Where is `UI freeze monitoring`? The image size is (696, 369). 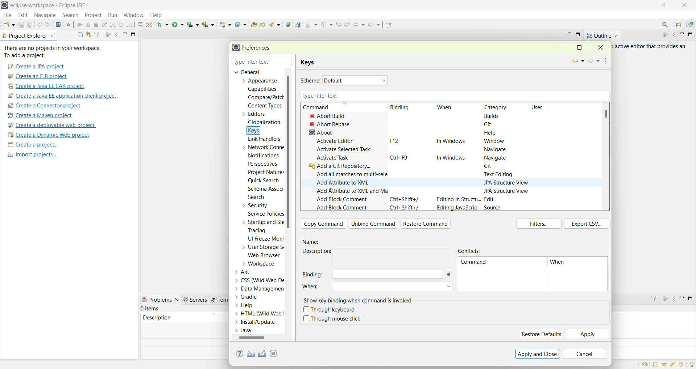
UI freeze monitoring is located at coordinates (265, 239).